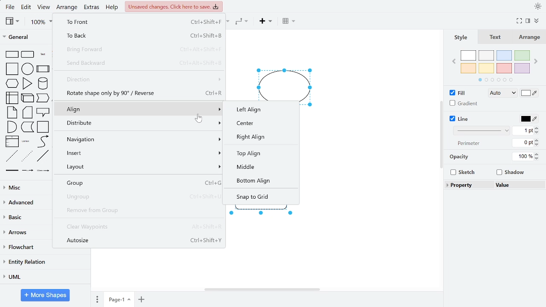 The width and height of the screenshot is (546, 307). I want to click on to back, so click(142, 35).